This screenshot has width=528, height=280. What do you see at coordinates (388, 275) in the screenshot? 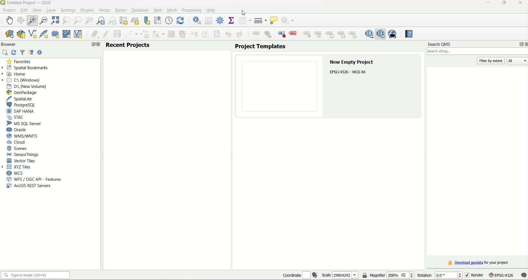
I see `magnifier` at bounding box center [388, 275].